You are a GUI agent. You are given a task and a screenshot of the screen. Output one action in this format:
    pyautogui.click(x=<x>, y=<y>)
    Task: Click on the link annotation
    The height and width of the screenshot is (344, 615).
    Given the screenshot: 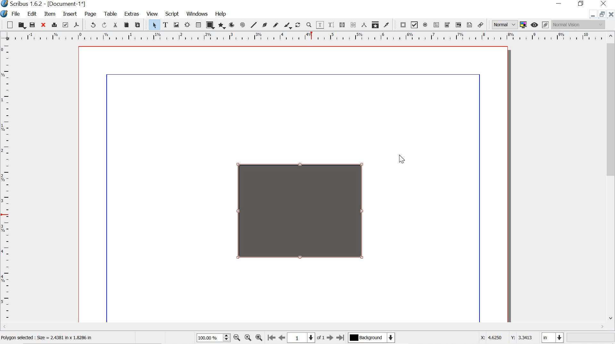 What is the action you would take?
    pyautogui.click(x=480, y=25)
    